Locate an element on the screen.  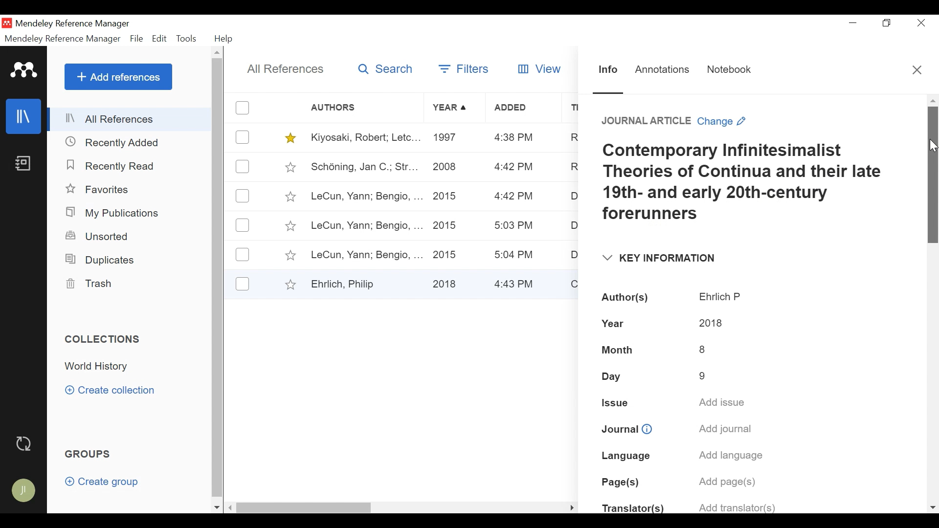
4:42 PM is located at coordinates (512, 197).